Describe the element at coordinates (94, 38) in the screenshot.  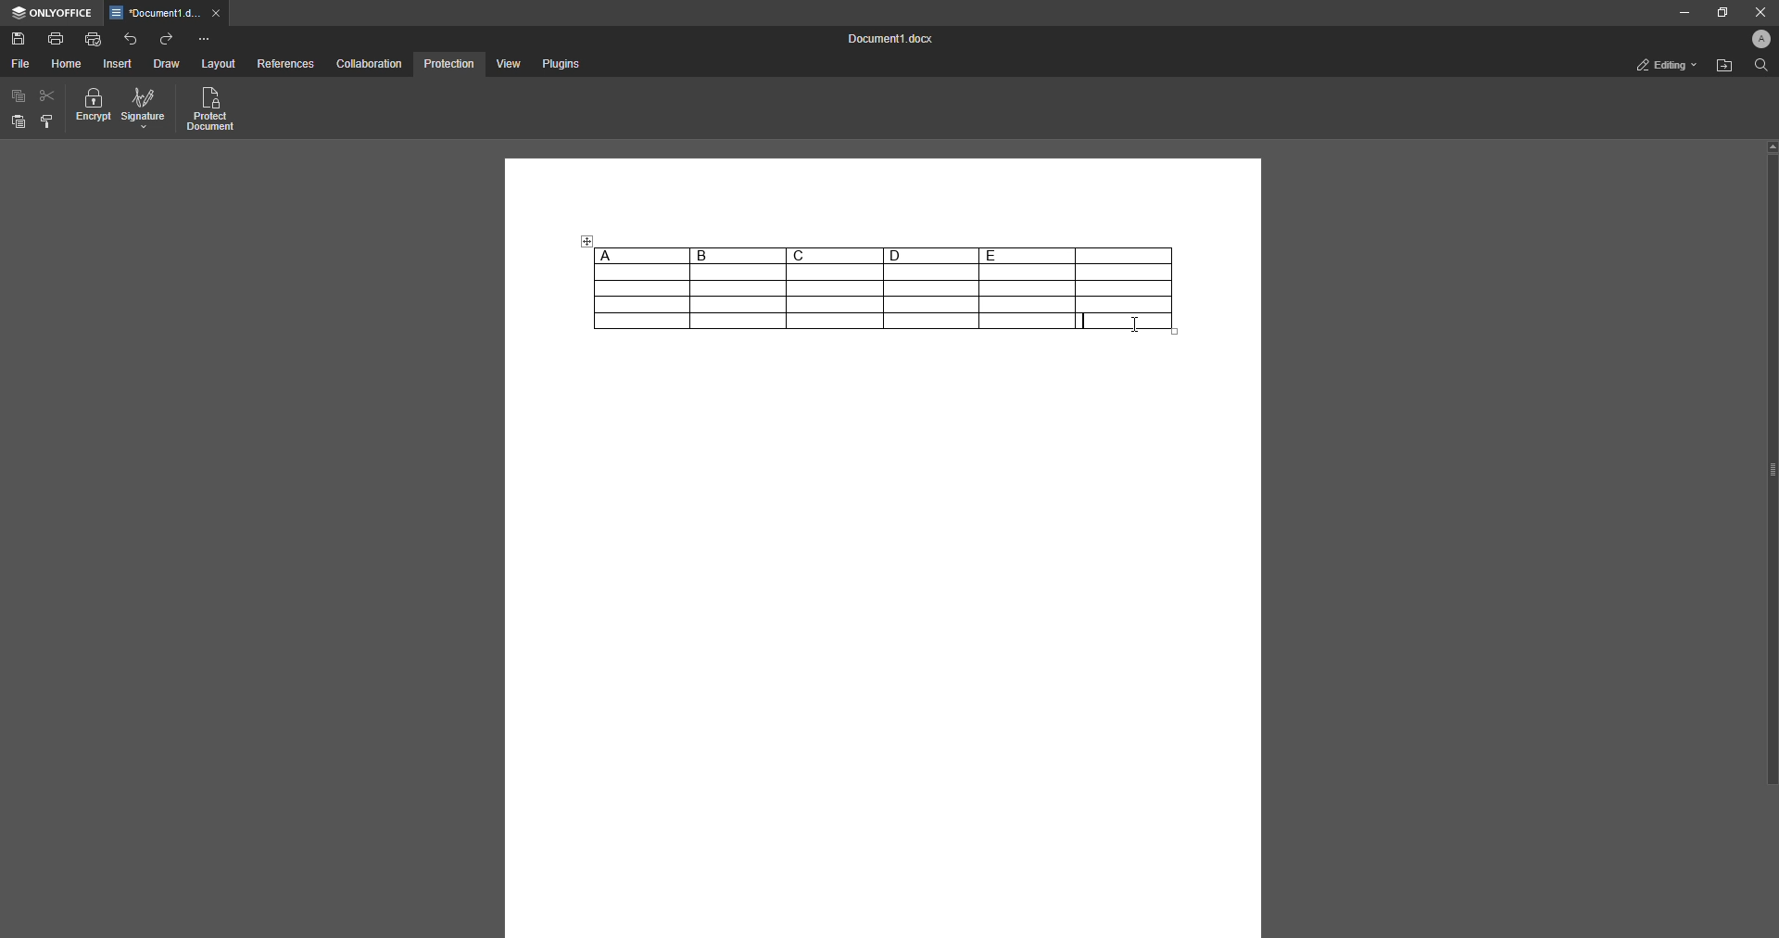
I see `Quick print` at that location.